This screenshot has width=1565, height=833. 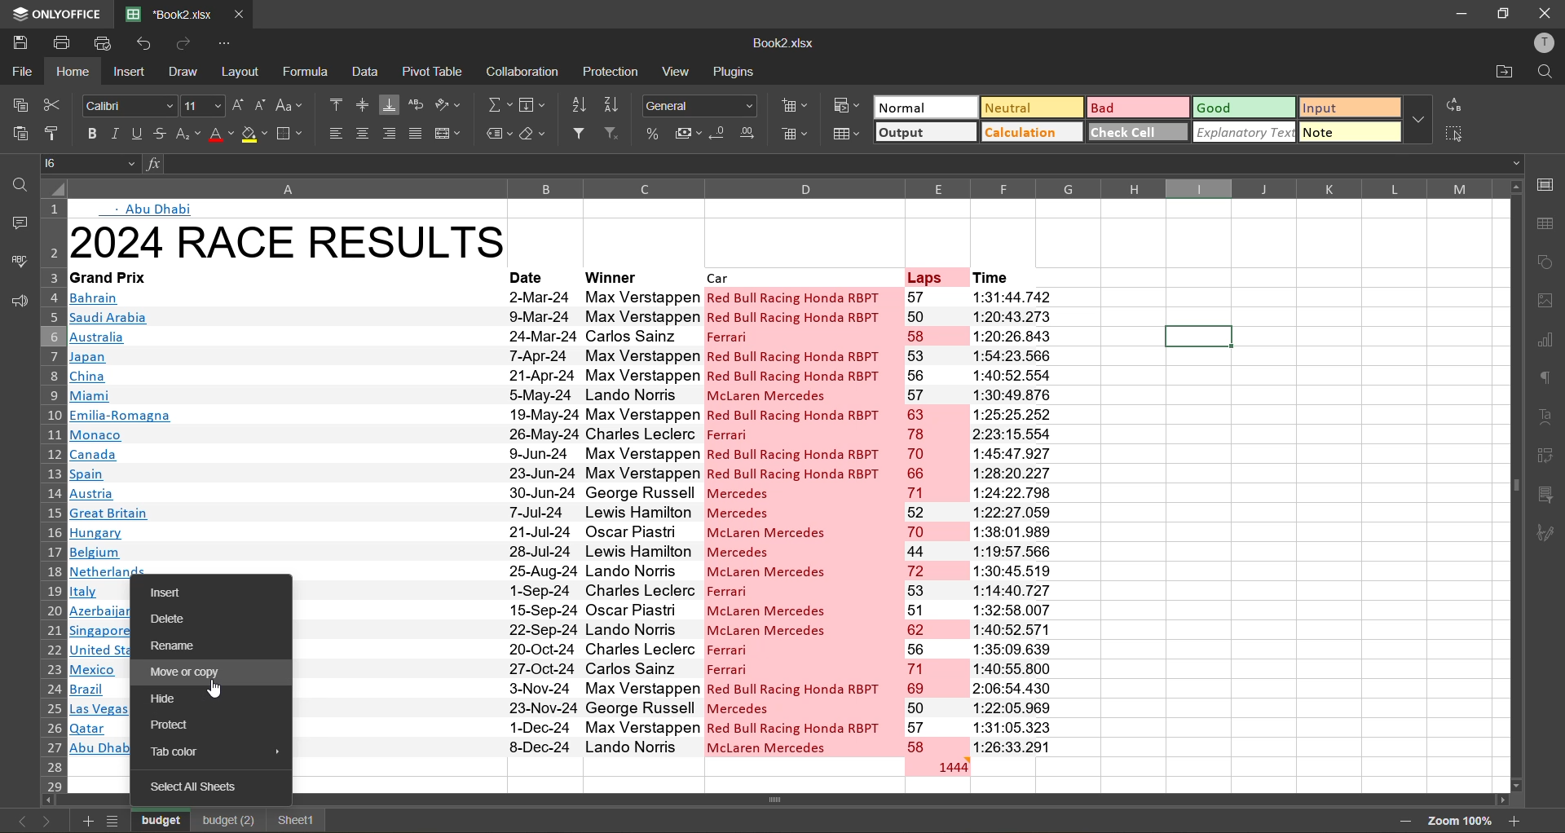 What do you see at coordinates (925, 134) in the screenshot?
I see `output` at bounding box center [925, 134].